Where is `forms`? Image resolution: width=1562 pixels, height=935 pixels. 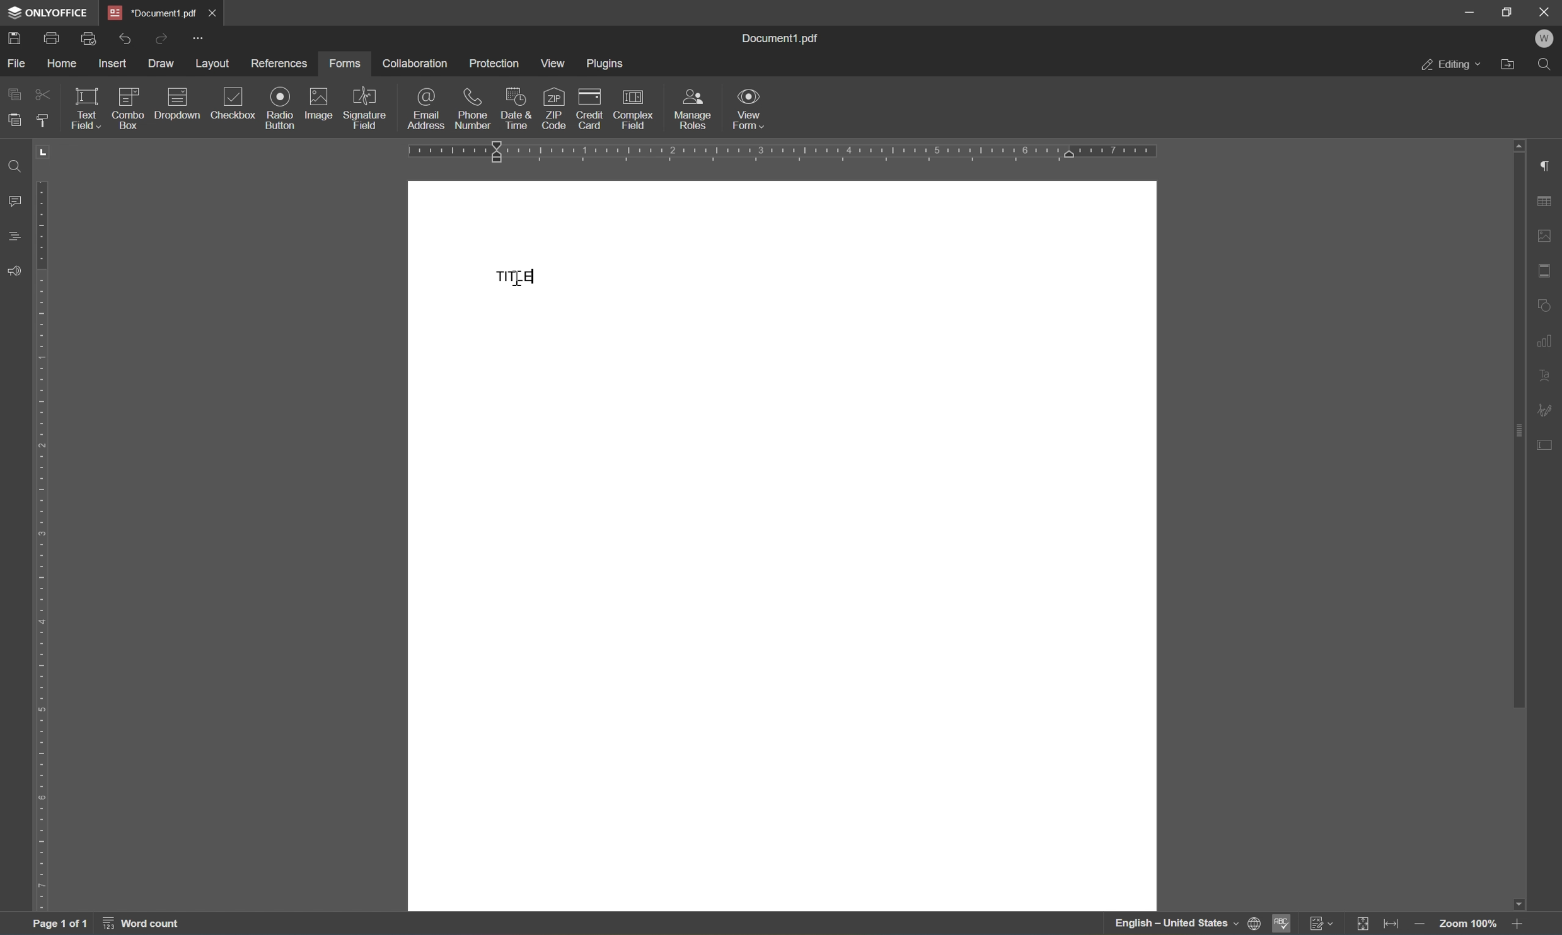
forms is located at coordinates (347, 64).